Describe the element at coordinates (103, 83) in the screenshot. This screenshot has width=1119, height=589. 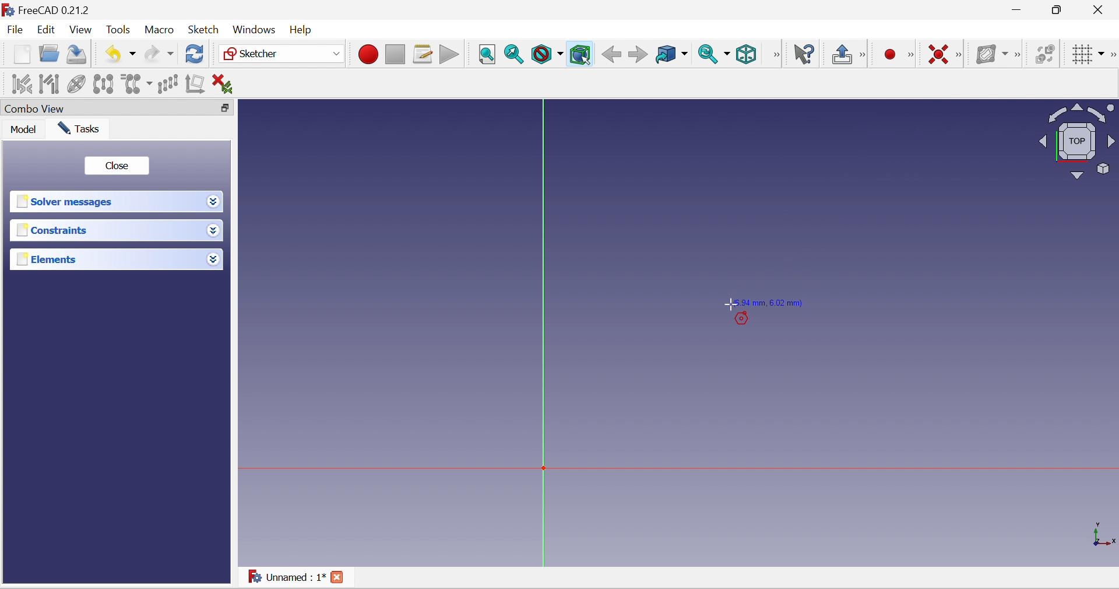
I see `Symmetry` at that location.